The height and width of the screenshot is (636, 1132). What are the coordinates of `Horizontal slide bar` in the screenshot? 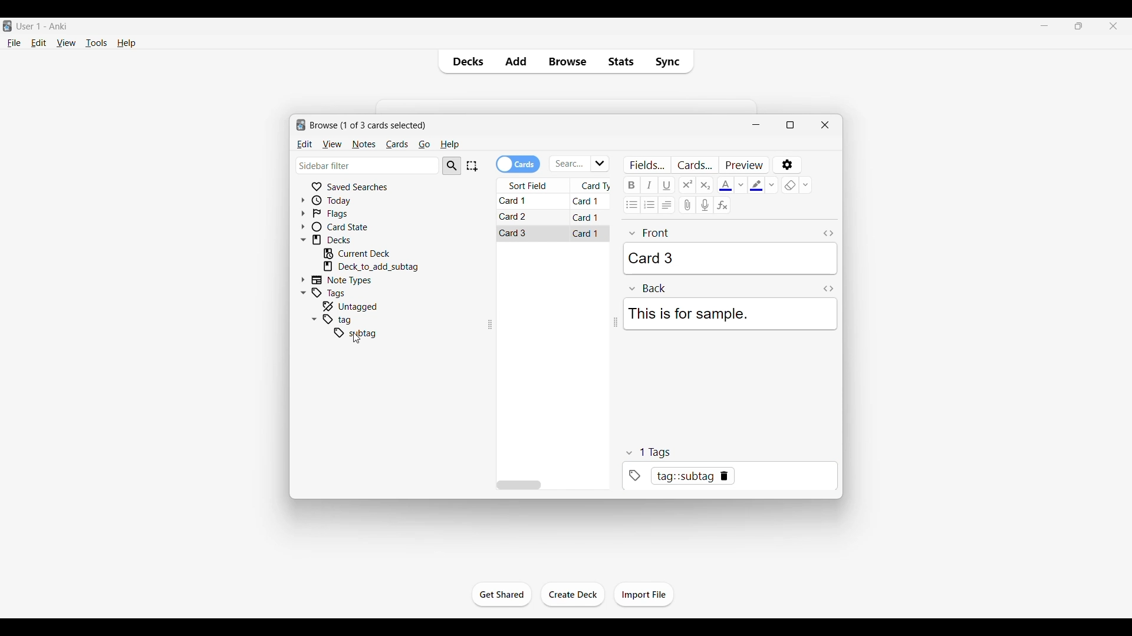 It's located at (518, 485).